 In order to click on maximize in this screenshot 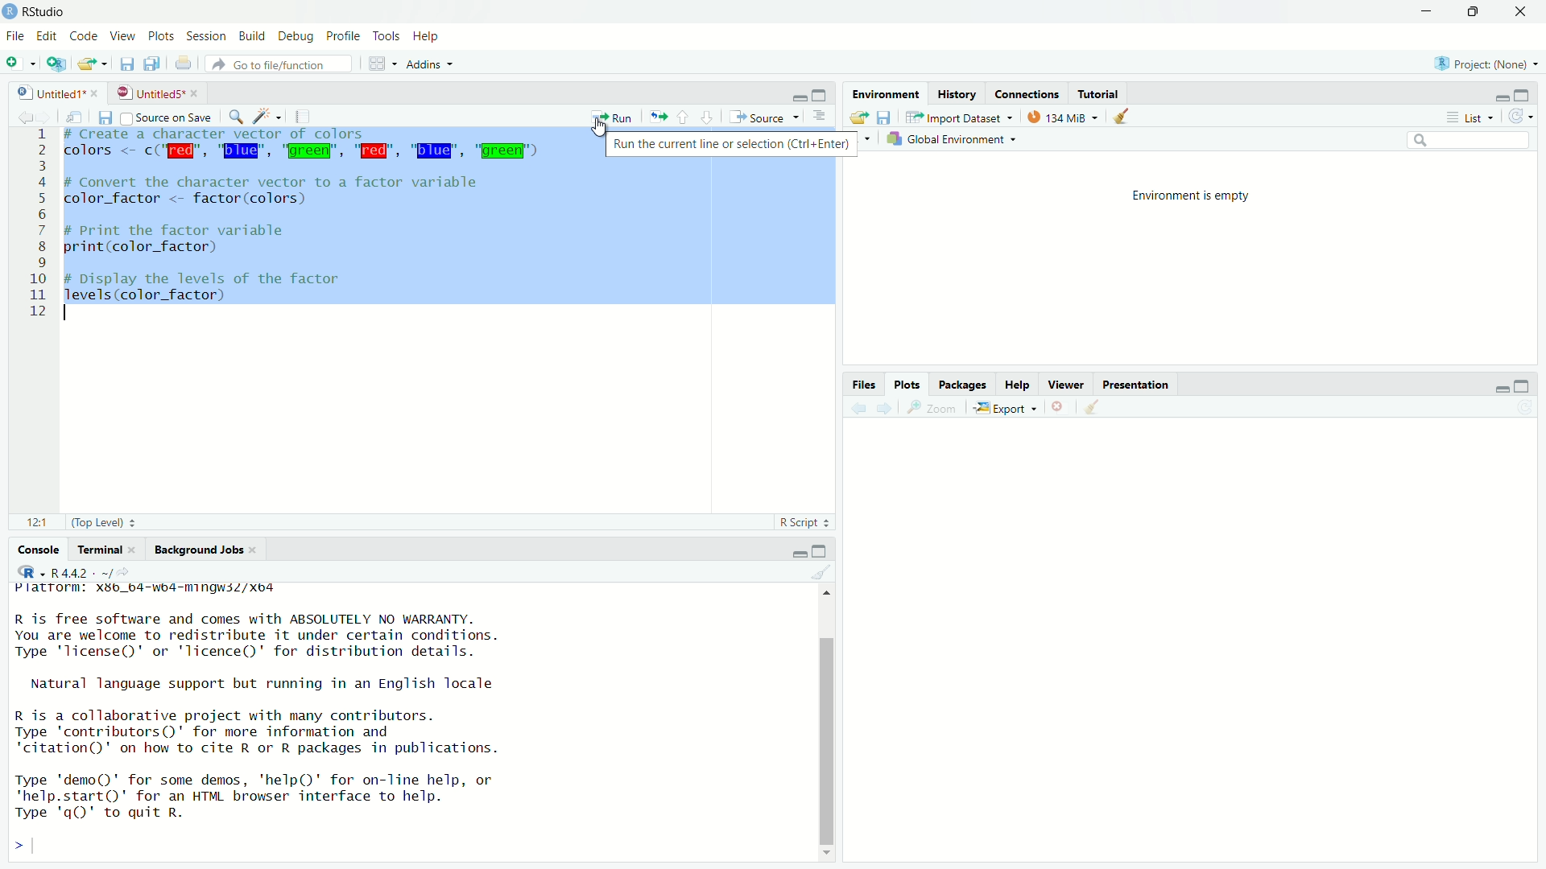, I will do `click(822, 549)`.